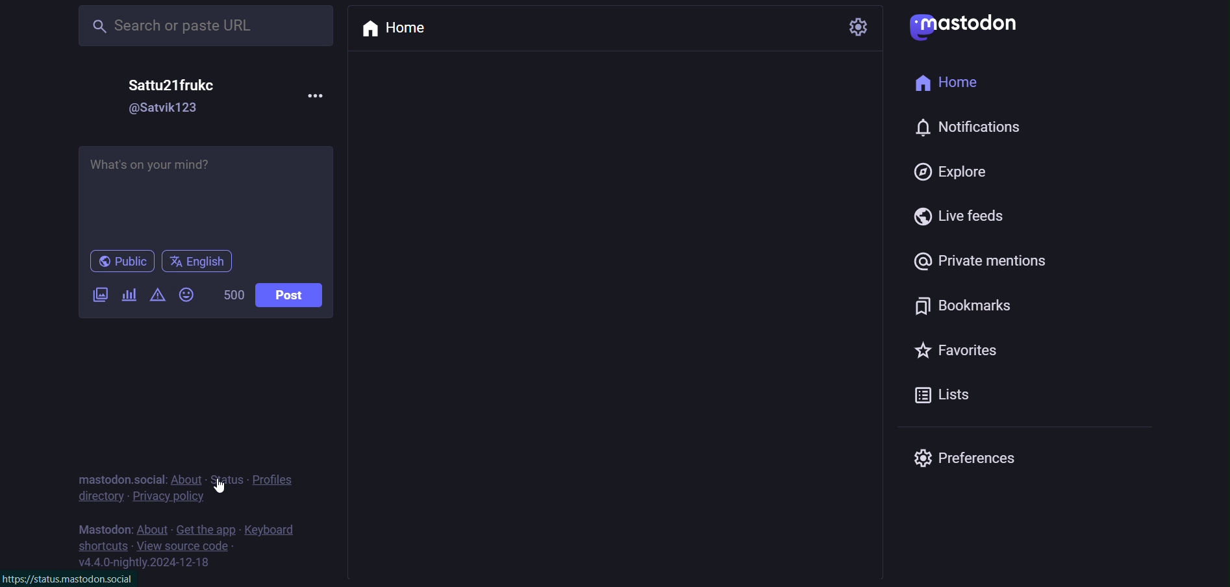 Image resolution: width=1230 pixels, height=587 pixels. Describe the element at coordinates (225, 480) in the screenshot. I see `status` at that location.